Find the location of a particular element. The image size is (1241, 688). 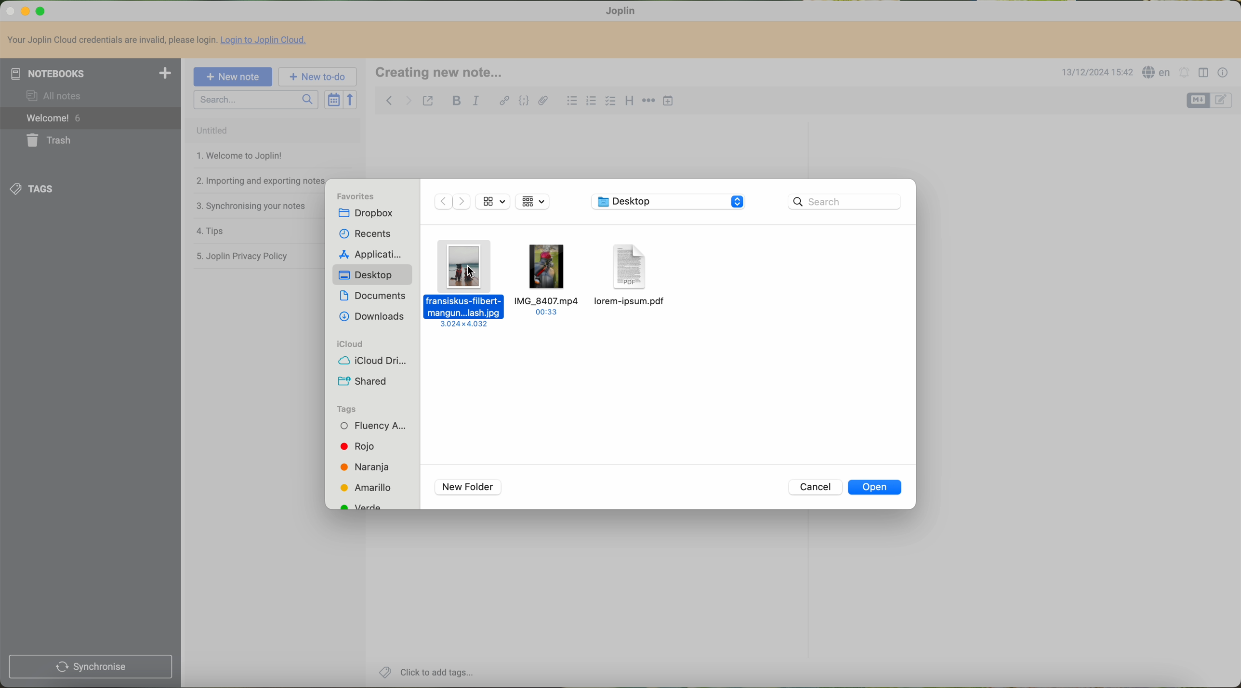

file size is located at coordinates (496, 202).